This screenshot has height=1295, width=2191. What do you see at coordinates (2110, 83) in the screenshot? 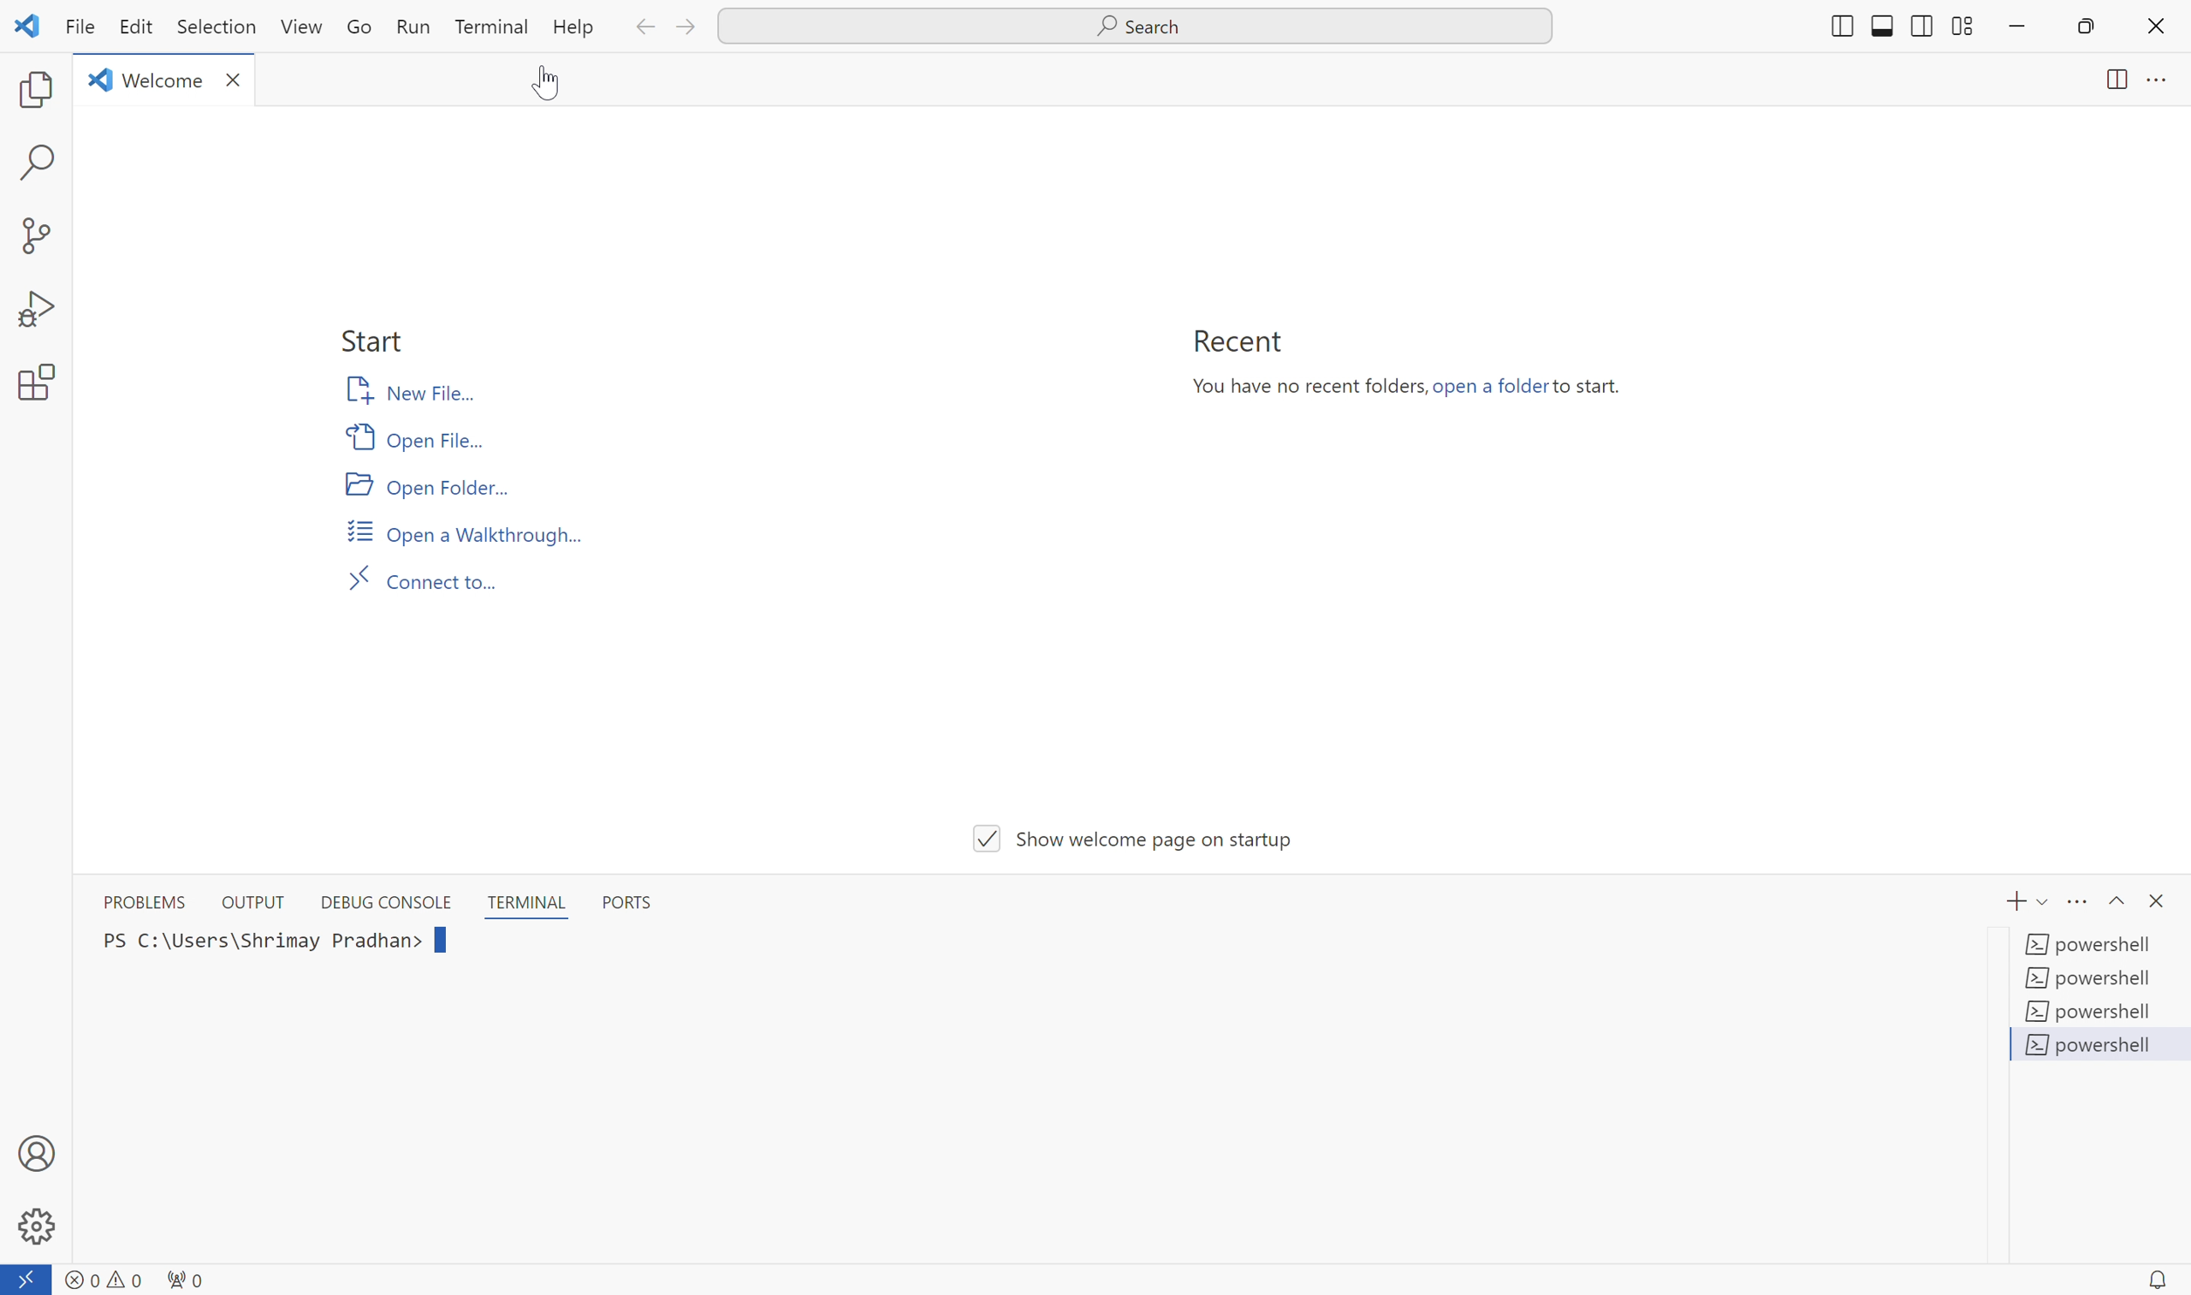
I see `split` at bounding box center [2110, 83].